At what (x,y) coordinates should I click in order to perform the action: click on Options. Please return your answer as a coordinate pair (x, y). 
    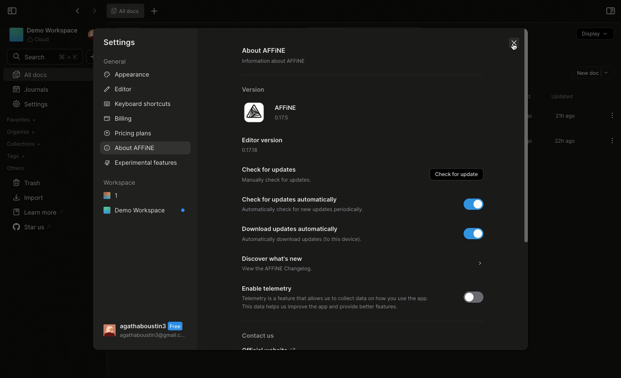
    Looking at the image, I should click on (612, 115).